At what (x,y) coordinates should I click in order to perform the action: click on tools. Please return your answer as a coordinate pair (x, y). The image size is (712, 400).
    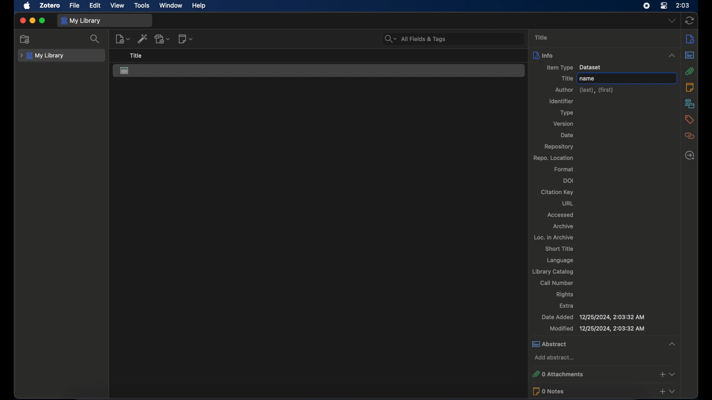
    Looking at the image, I should click on (142, 6).